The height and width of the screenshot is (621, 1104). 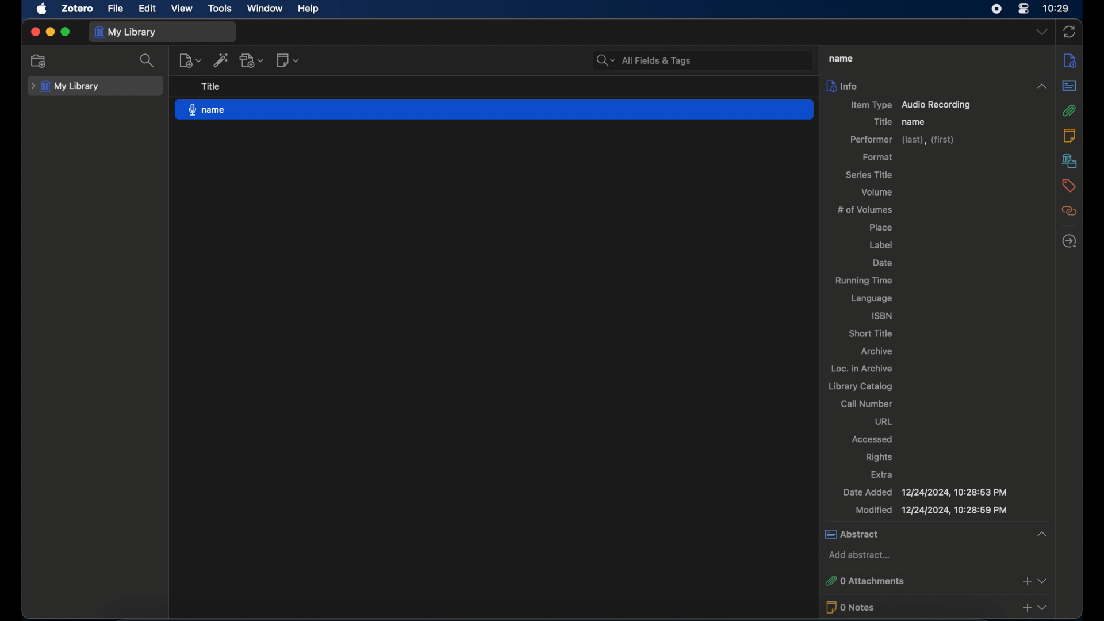 What do you see at coordinates (870, 175) in the screenshot?
I see `series title` at bounding box center [870, 175].